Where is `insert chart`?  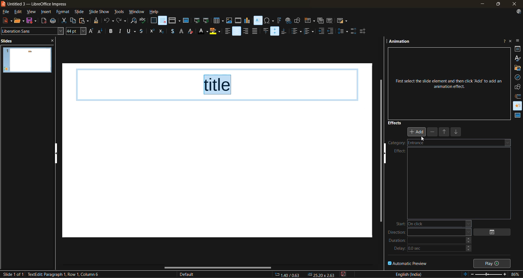 insert chart is located at coordinates (248, 21).